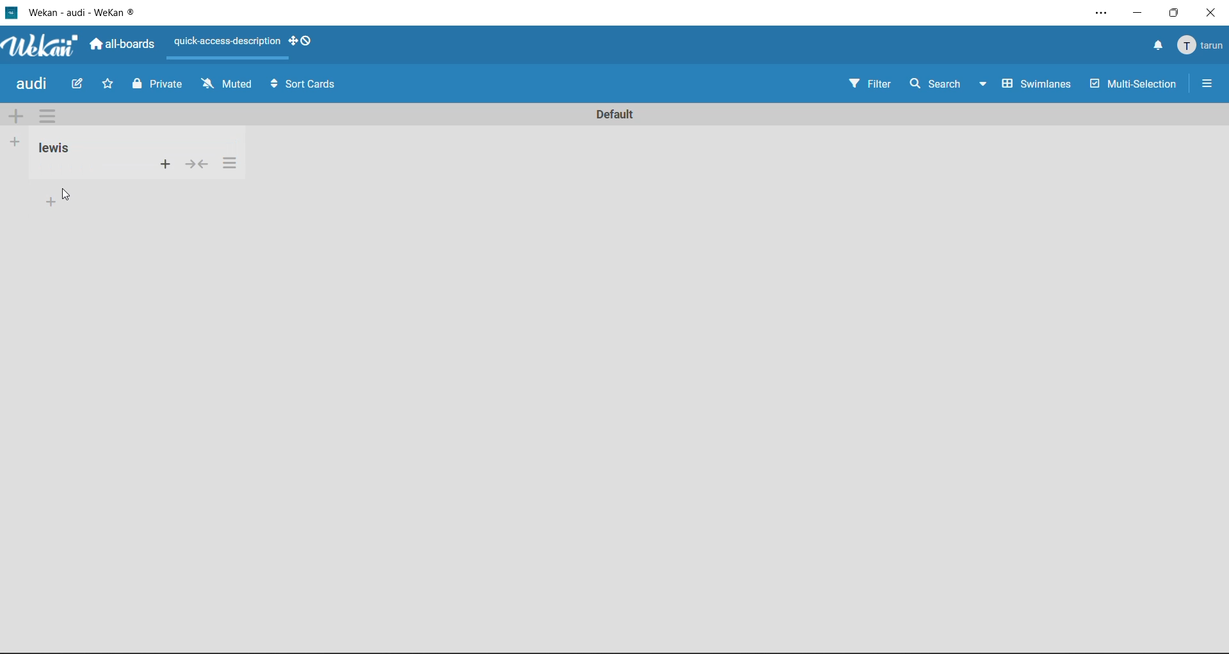 This screenshot has width=1229, height=654. Describe the element at coordinates (1095, 11) in the screenshot. I see `settings` at that location.